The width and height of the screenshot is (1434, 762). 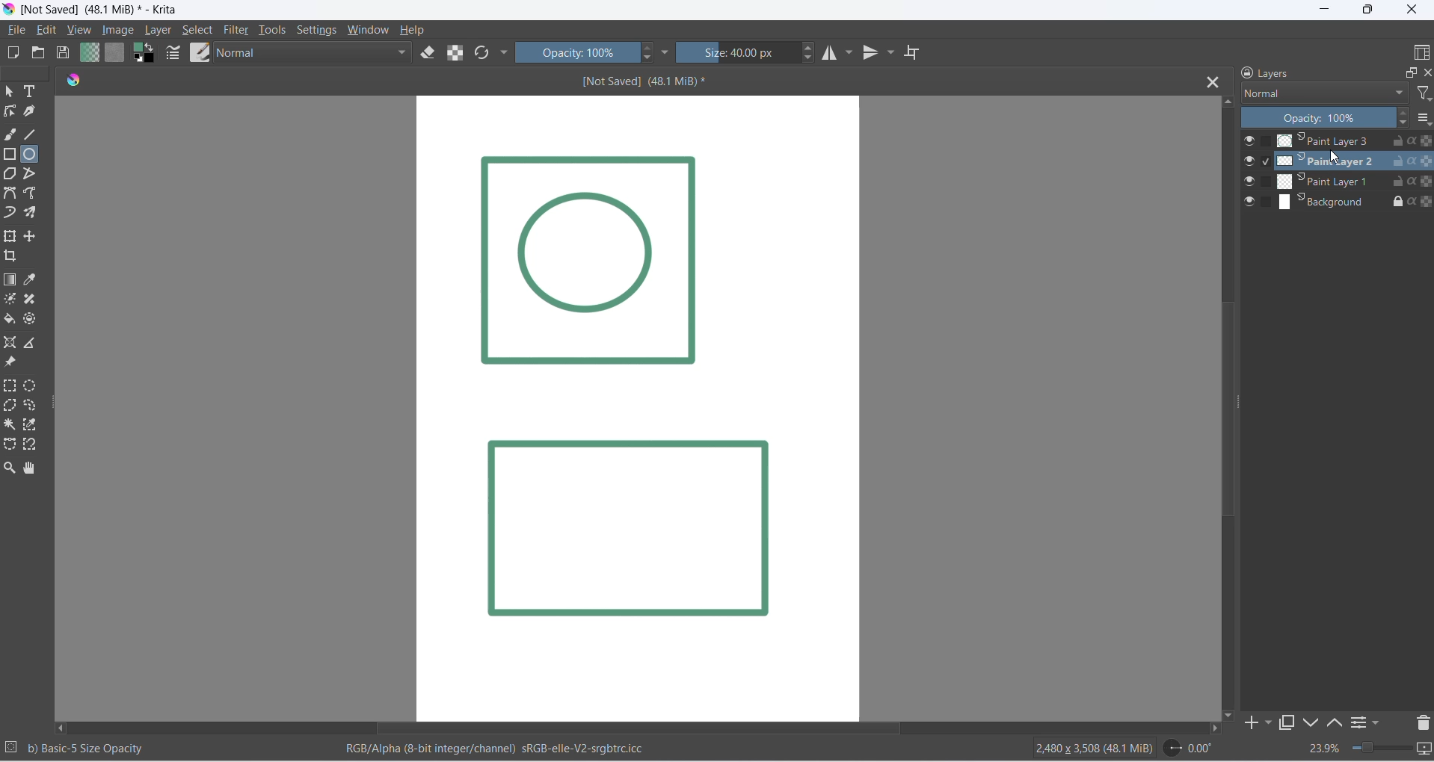 I want to click on zoom, so click(x=1383, y=746).